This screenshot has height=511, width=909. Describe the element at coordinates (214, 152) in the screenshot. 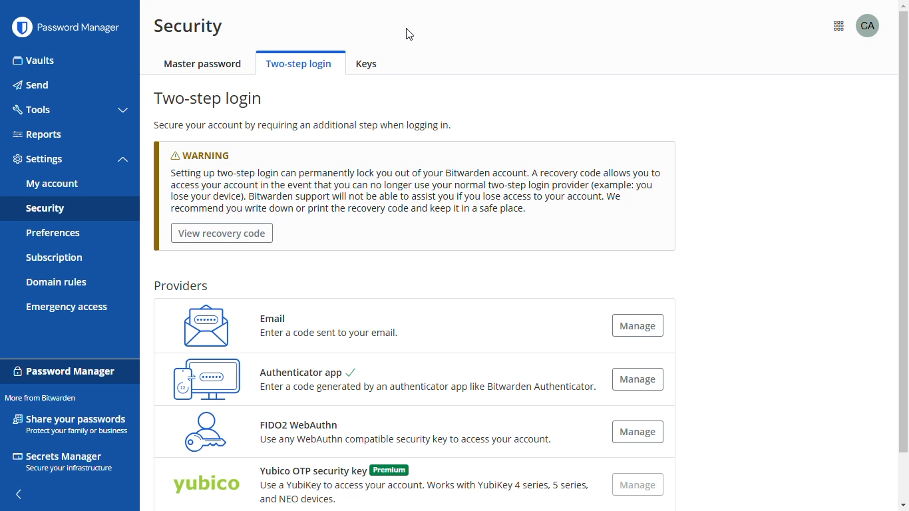

I see `warning` at that location.